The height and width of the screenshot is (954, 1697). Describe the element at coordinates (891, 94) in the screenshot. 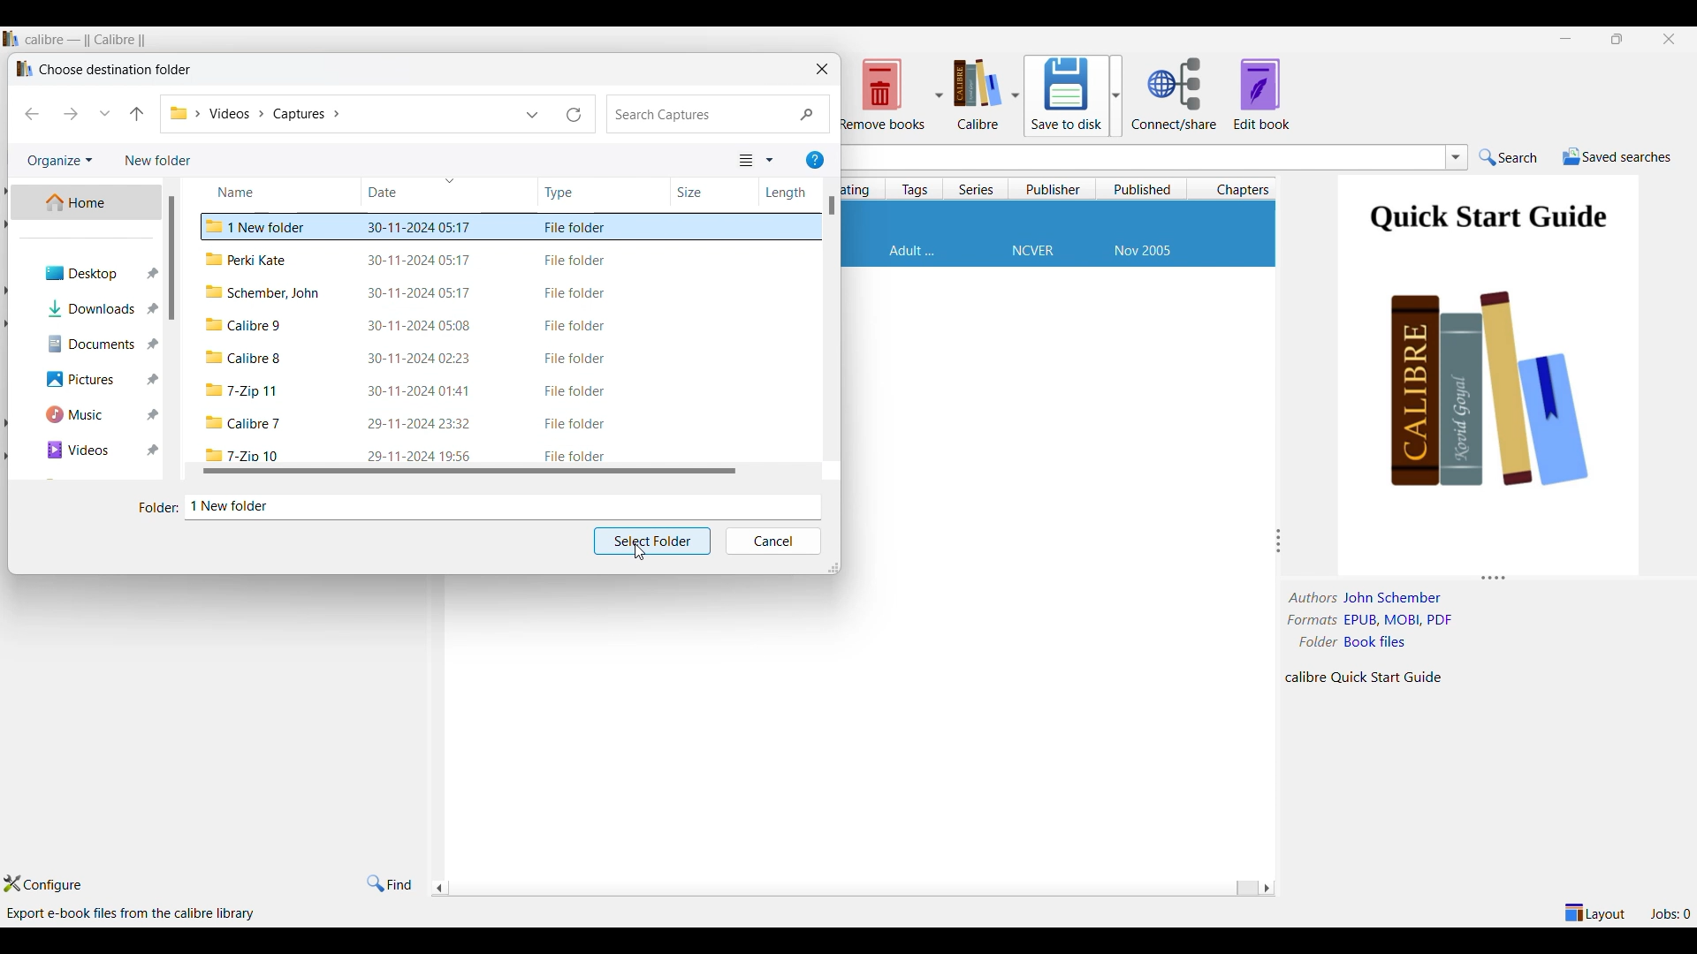

I see `Remove book options` at that location.